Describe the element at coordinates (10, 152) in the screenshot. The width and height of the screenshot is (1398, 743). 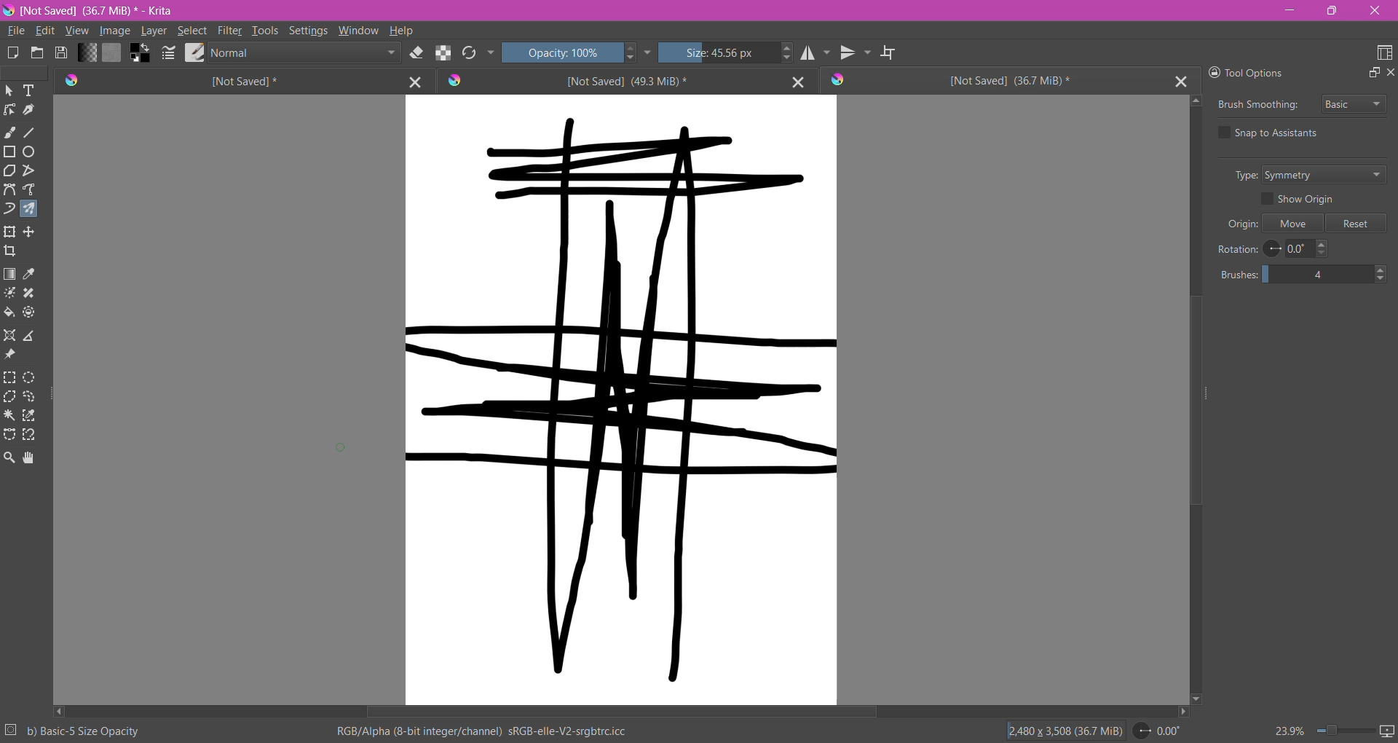
I see `Rectangle Tool` at that location.